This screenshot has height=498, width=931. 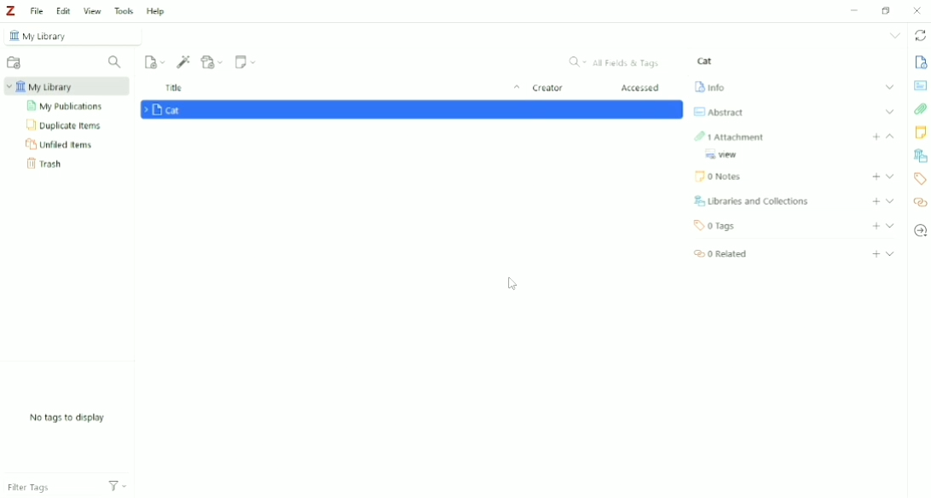 I want to click on Expand section, so click(x=891, y=111).